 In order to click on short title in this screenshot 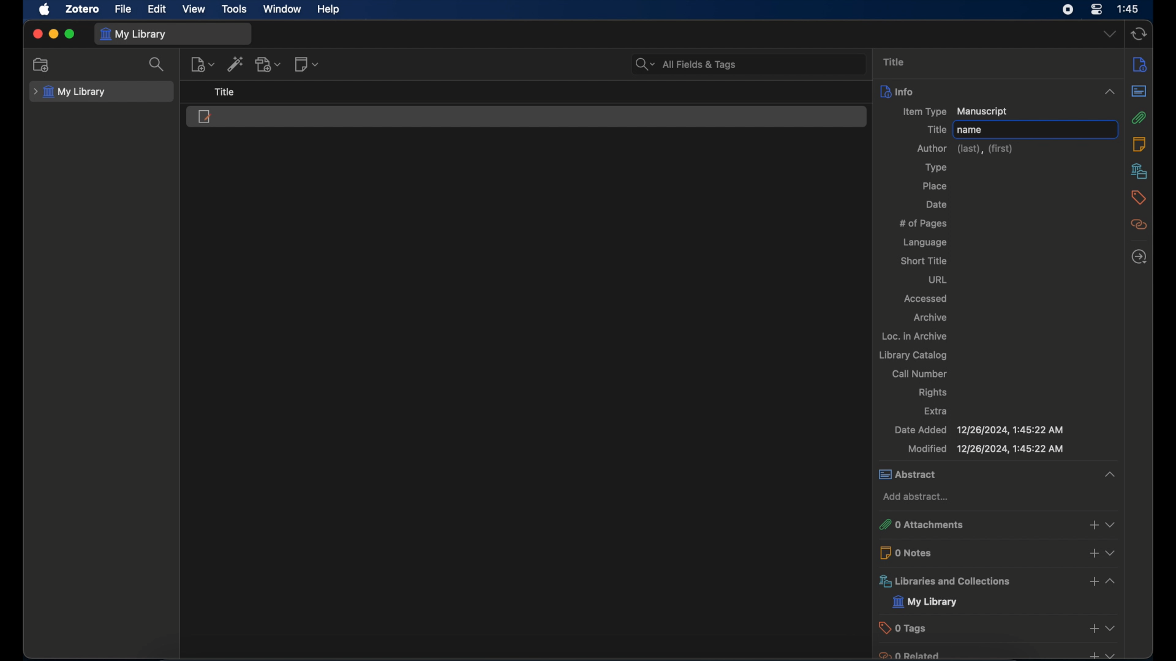, I will do `click(923, 260)`.